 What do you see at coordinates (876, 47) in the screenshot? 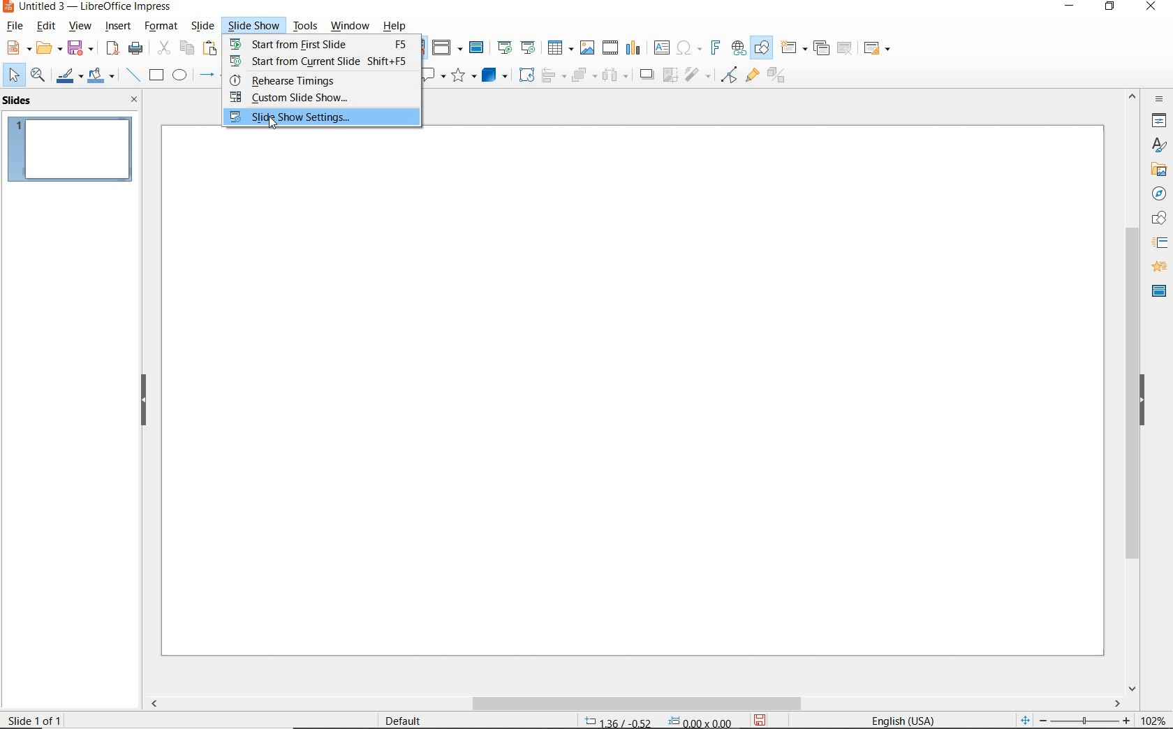
I see `SLIDE LAYOUT` at bounding box center [876, 47].